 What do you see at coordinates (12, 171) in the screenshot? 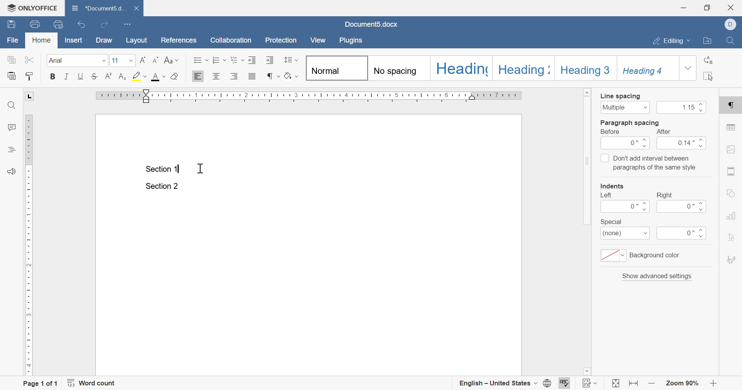
I see `feedback & support` at bounding box center [12, 171].